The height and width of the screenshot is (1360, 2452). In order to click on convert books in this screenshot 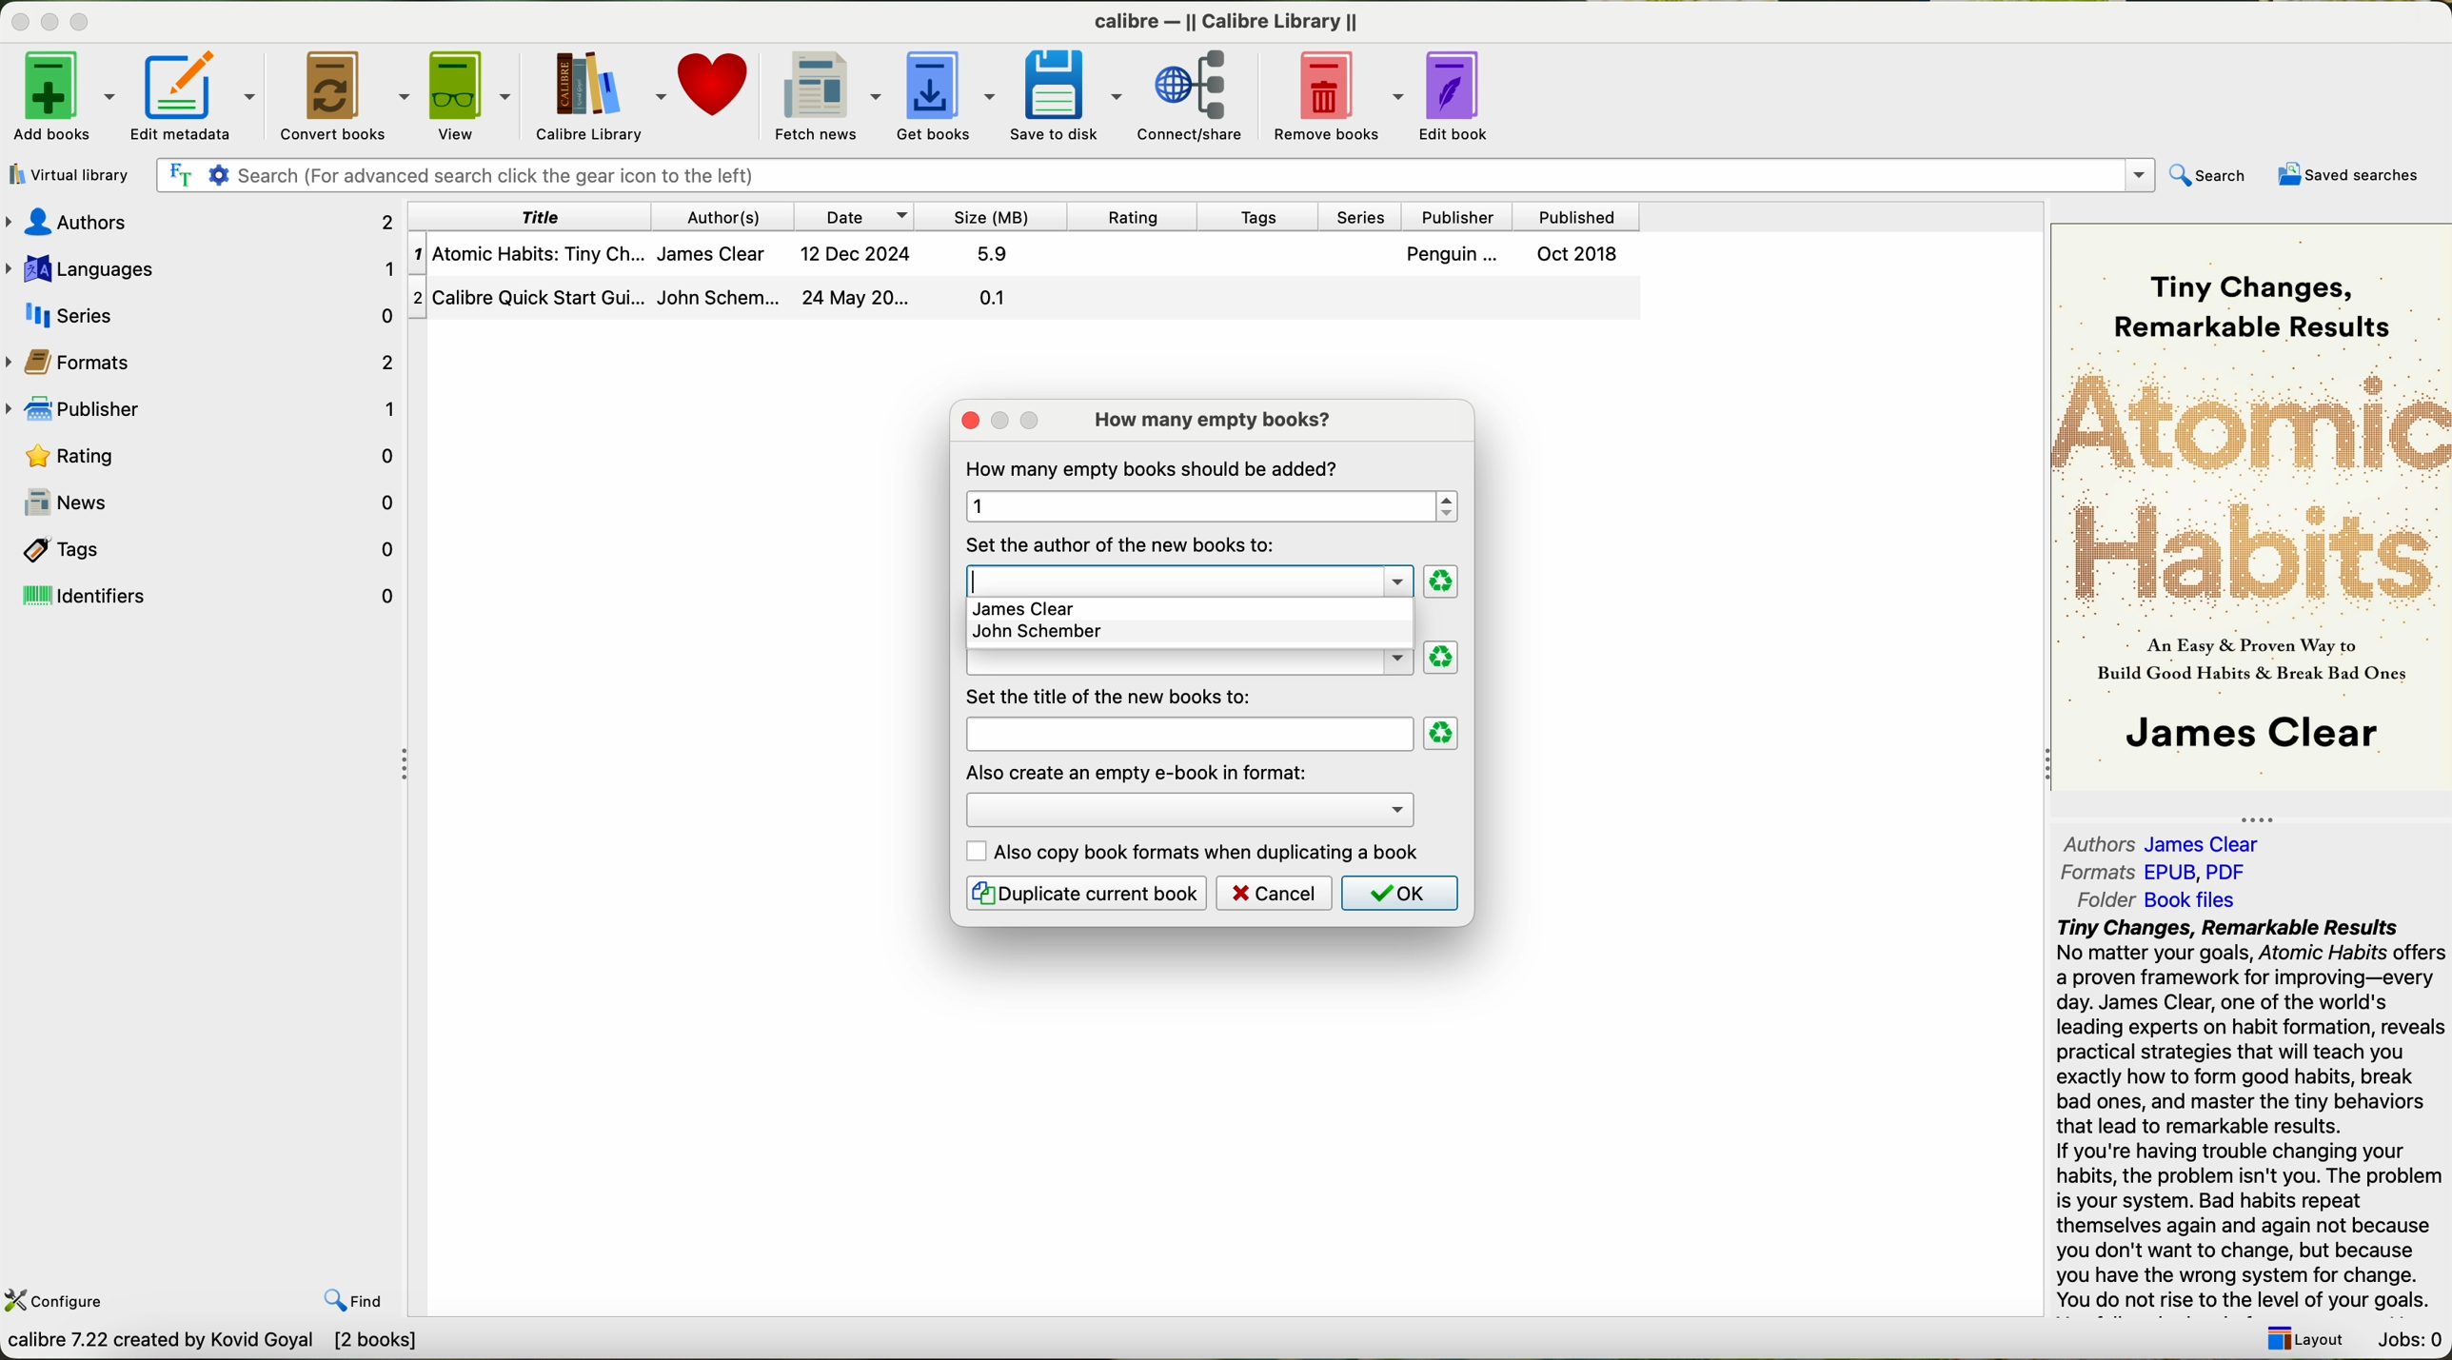, I will do `click(340, 93)`.